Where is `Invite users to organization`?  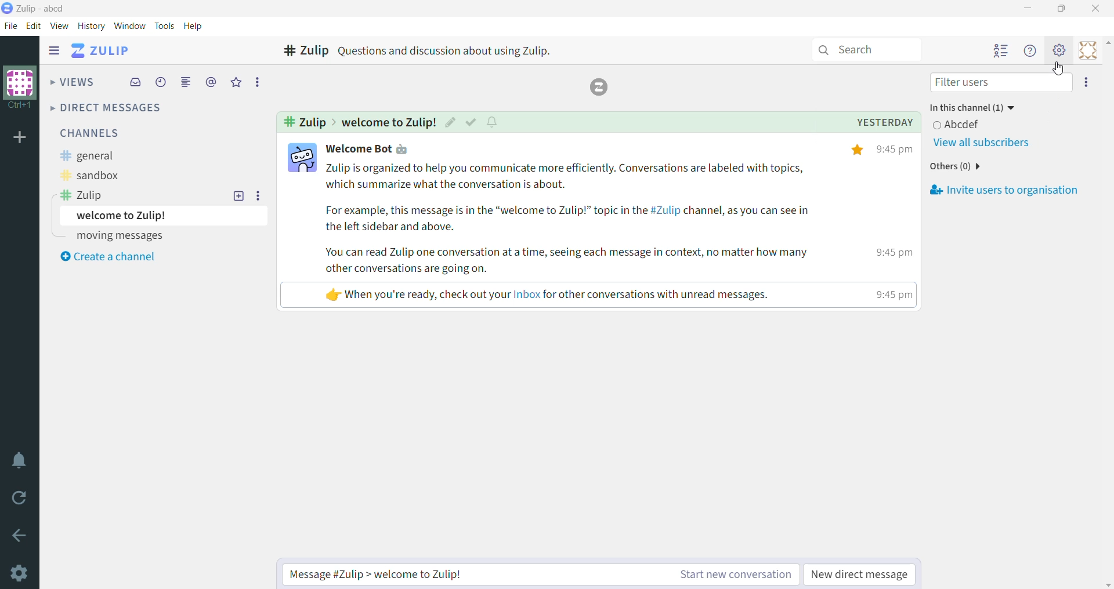
Invite users to organization is located at coordinates (1087, 82).